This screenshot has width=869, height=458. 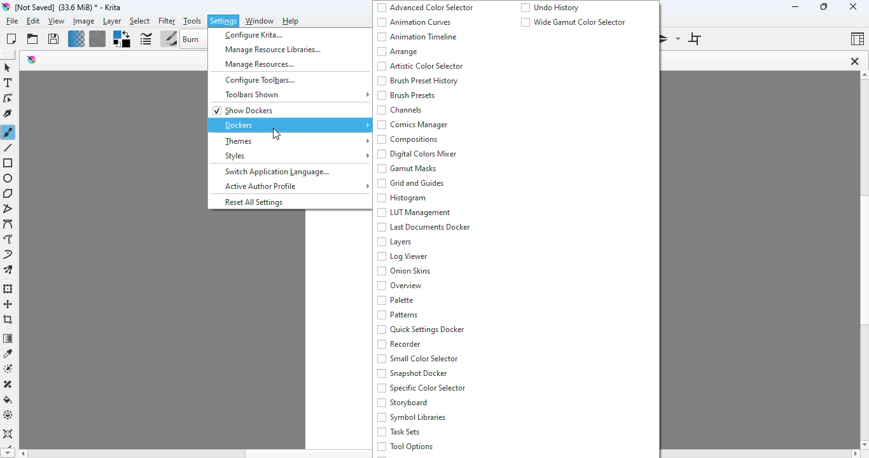 I want to click on grid and guides, so click(x=410, y=183).